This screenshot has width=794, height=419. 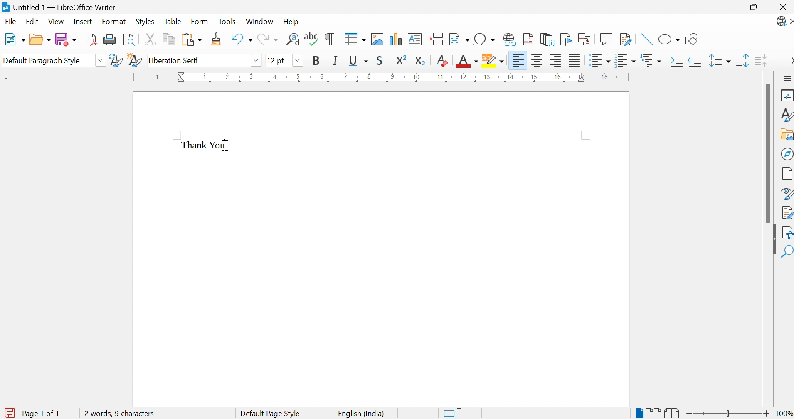 What do you see at coordinates (784, 413) in the screenshot?
I see `100%` at bounding box center [784, 413].